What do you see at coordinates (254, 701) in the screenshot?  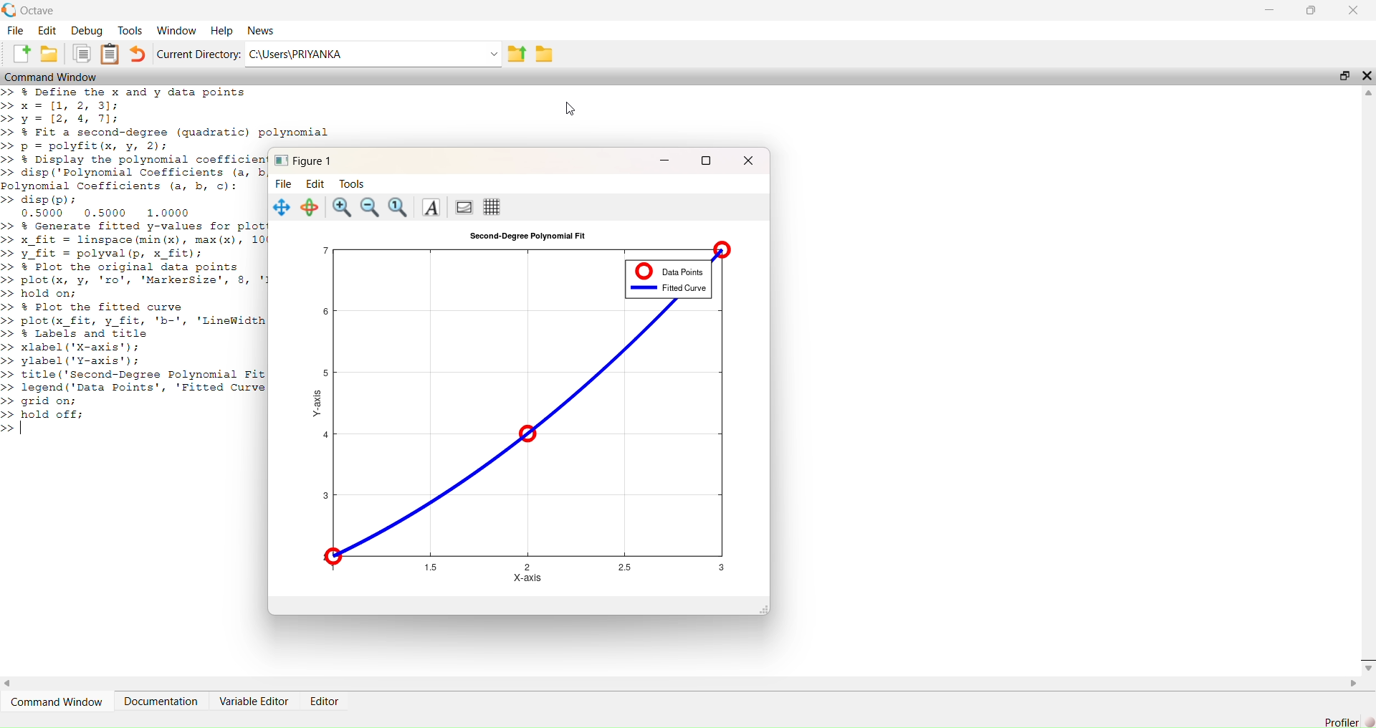 I see `Variable Editor` at bounding box center [254, 701].